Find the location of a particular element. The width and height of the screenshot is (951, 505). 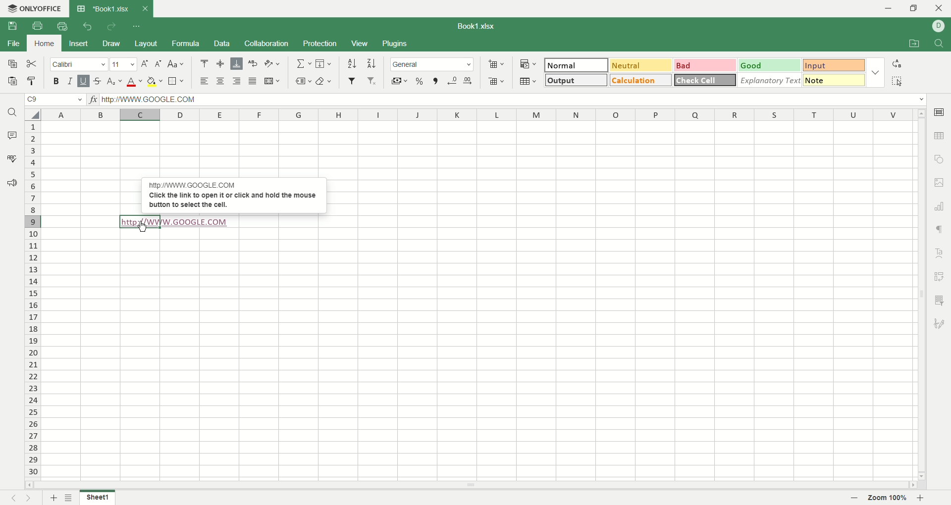

orientation is located at coordinates (271, 63).